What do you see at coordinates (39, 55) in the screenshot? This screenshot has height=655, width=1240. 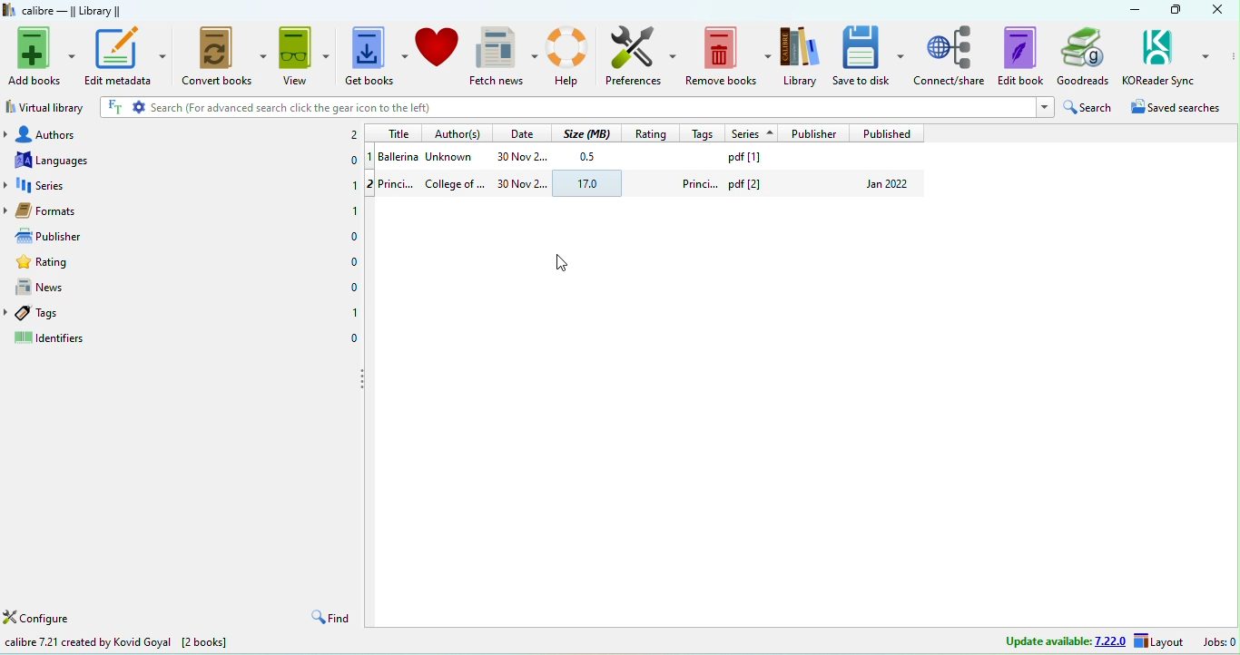 I see `Add books` at bounding box center [39, 55].